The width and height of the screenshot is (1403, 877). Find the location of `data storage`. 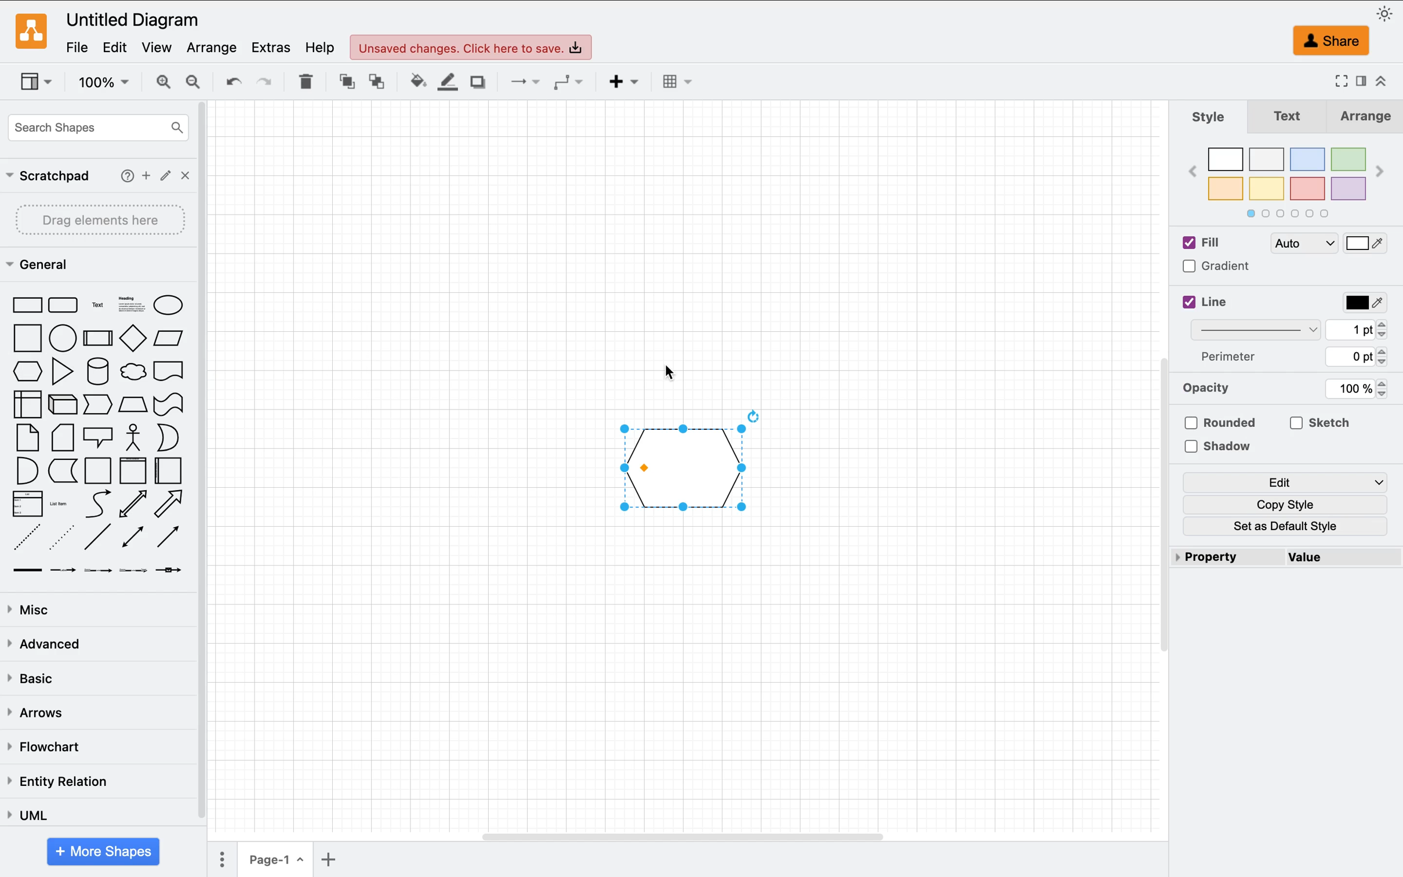

data storage is located at coordinates (63, 470).